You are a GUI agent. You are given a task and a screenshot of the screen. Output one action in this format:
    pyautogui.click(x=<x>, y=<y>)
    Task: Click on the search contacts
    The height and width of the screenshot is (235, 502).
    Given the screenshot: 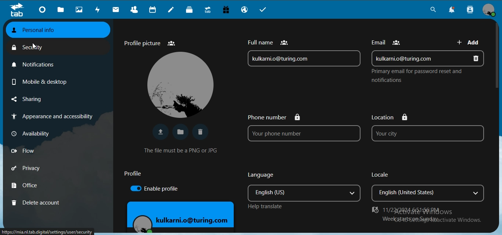 What is the action you would take?
    pyautogui.click(x=470, y=10)
    